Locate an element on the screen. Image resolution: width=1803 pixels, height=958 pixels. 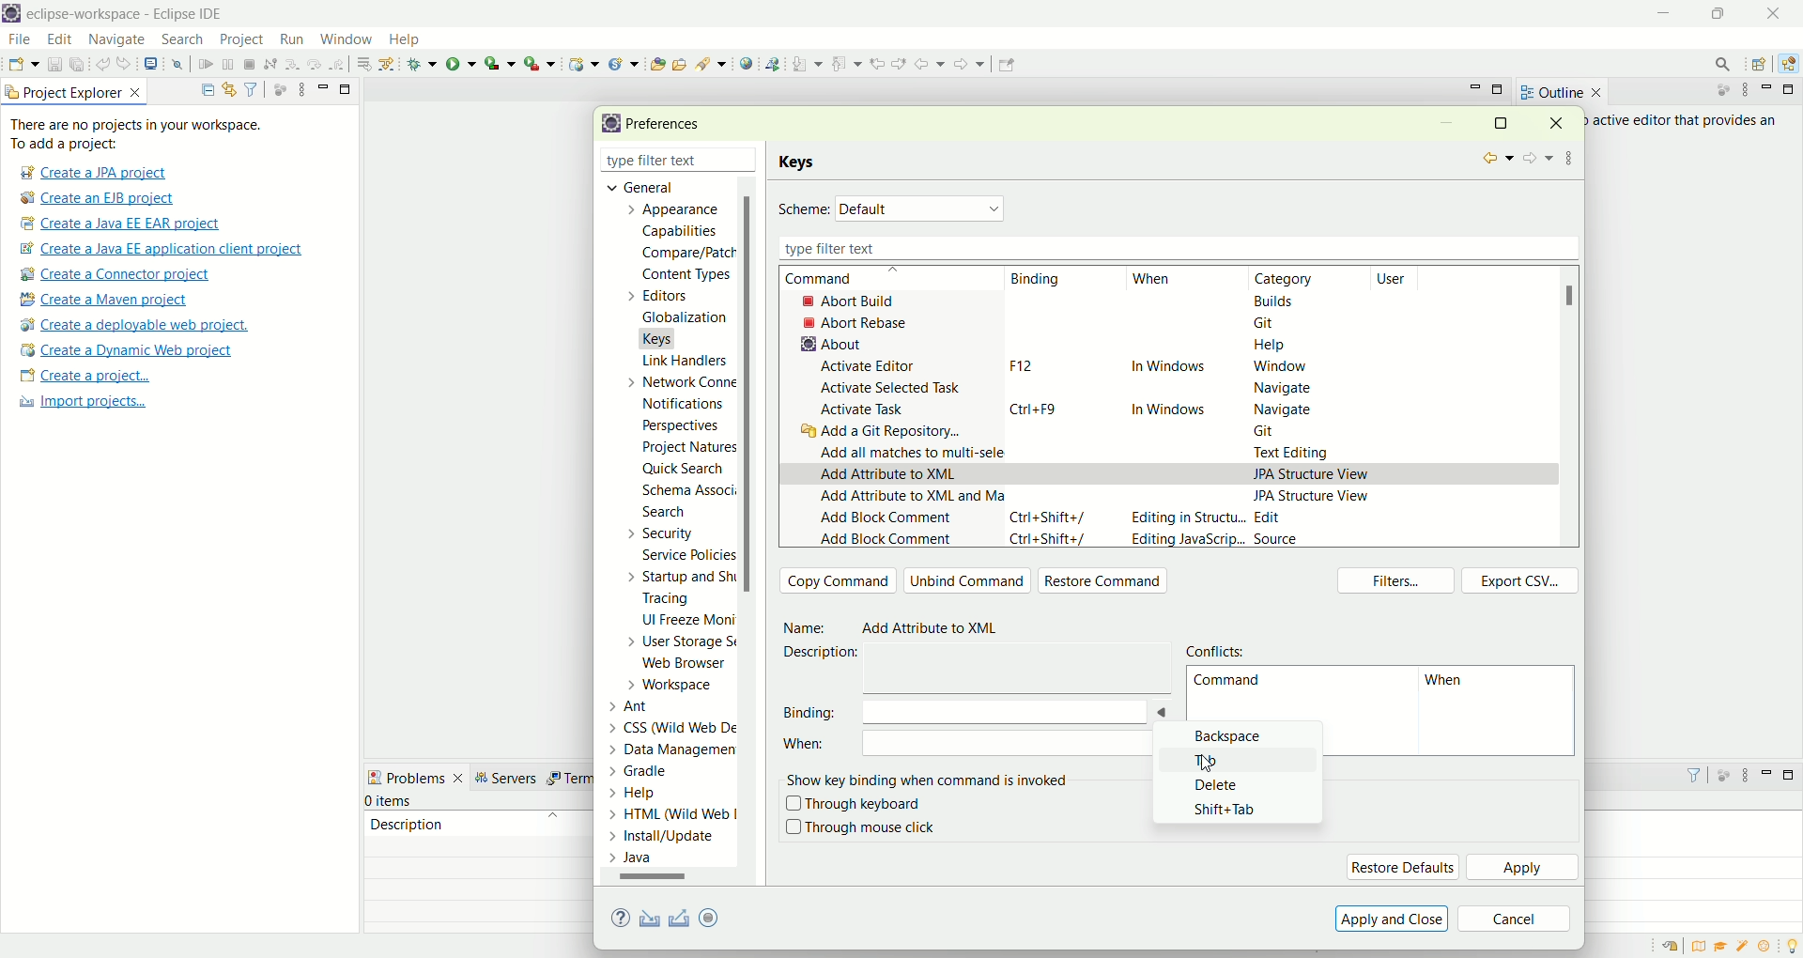
term is located at coordinates (568, 779).